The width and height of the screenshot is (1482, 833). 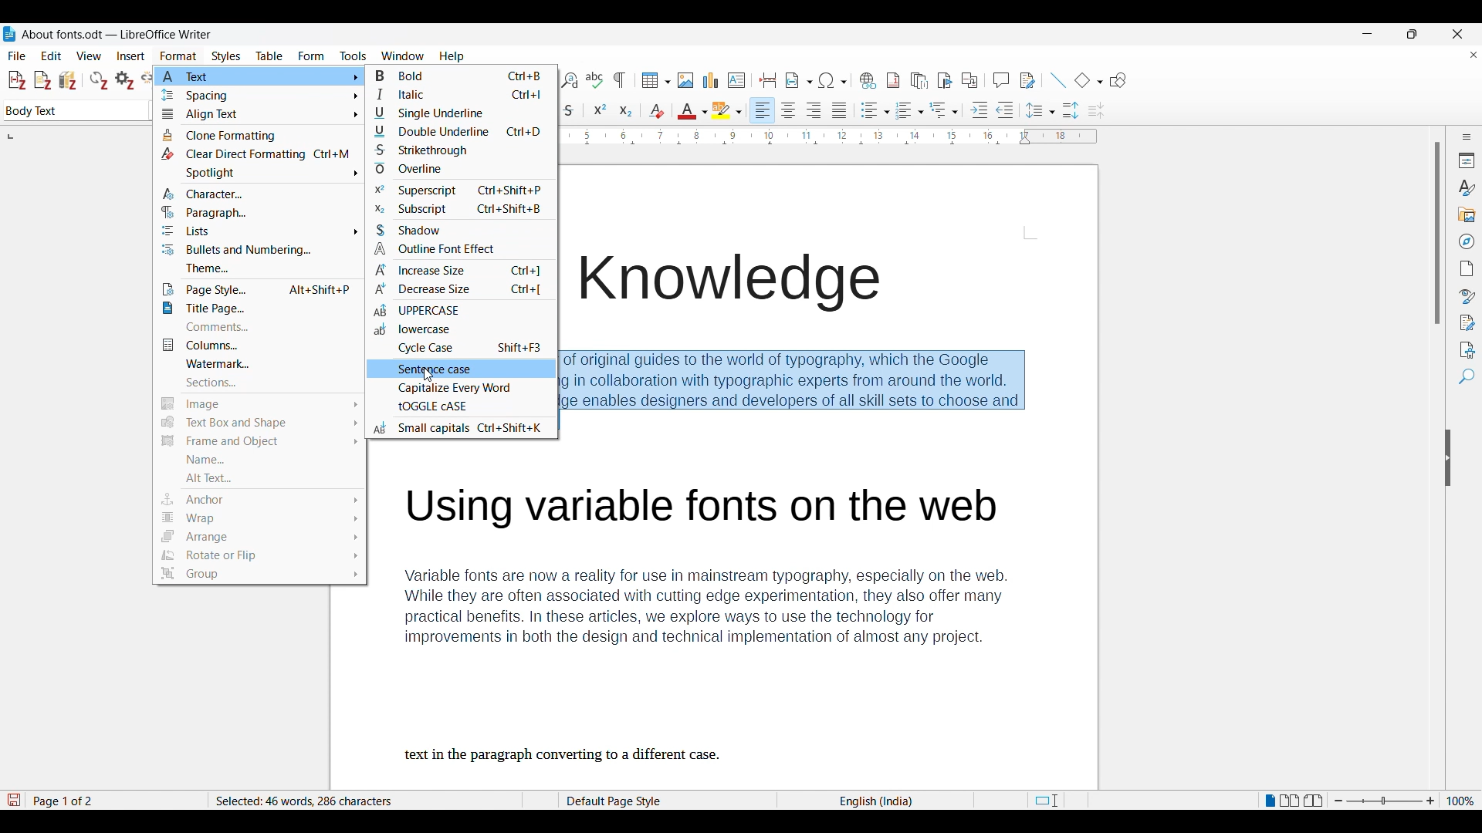 What do you see at coordinates (1438, 234) in the screenshot?
I see `Vertical slide bar` at bounding box center [1438, 234].